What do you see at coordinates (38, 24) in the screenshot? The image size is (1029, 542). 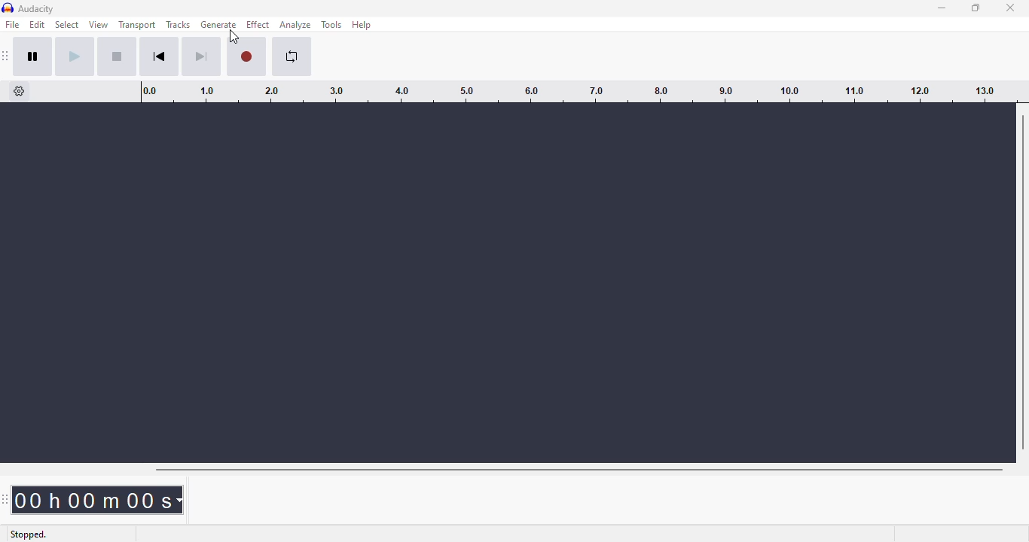 I see `edit` at bounding box center [38, 24].